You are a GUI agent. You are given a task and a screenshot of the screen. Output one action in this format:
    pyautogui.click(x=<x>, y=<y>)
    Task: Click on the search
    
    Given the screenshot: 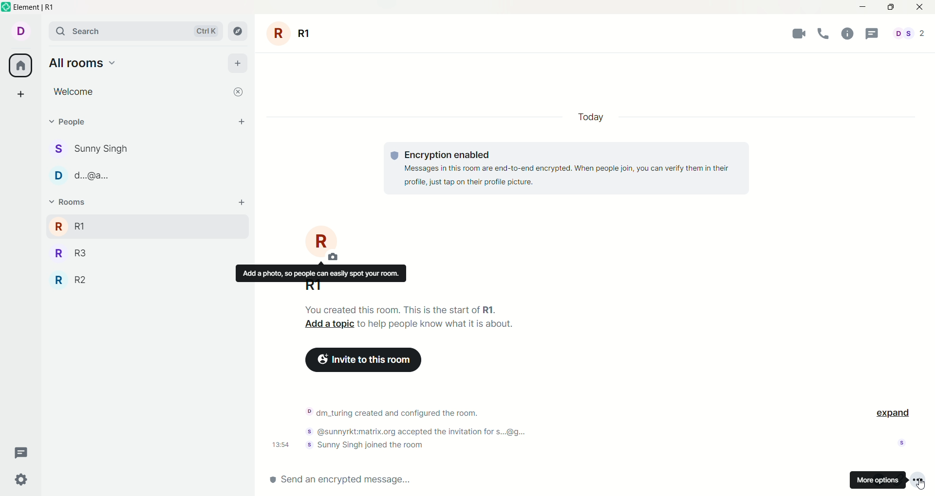 What is the action you would take?
    pyautogui.click(x=137, y=31)
    